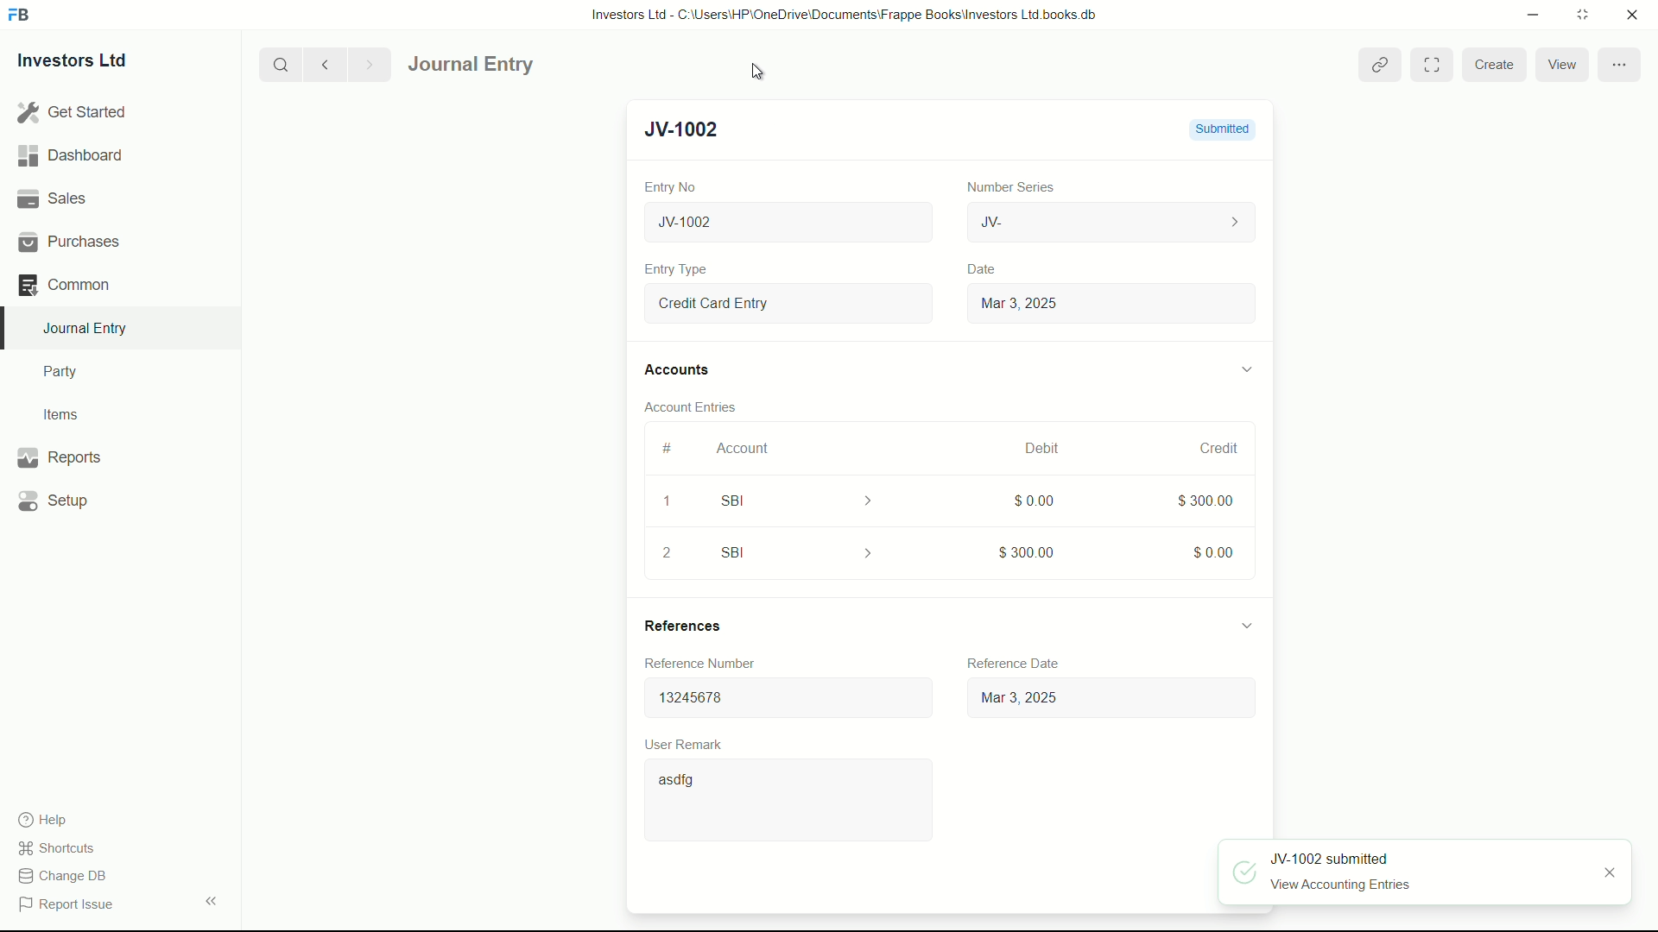 The width and height of the screenshot is (1658, 932). What do you see at coordinates (1333, 858) in the screenshot?
I see `JV-1002 submitted` at bounding box center [1333, 858].